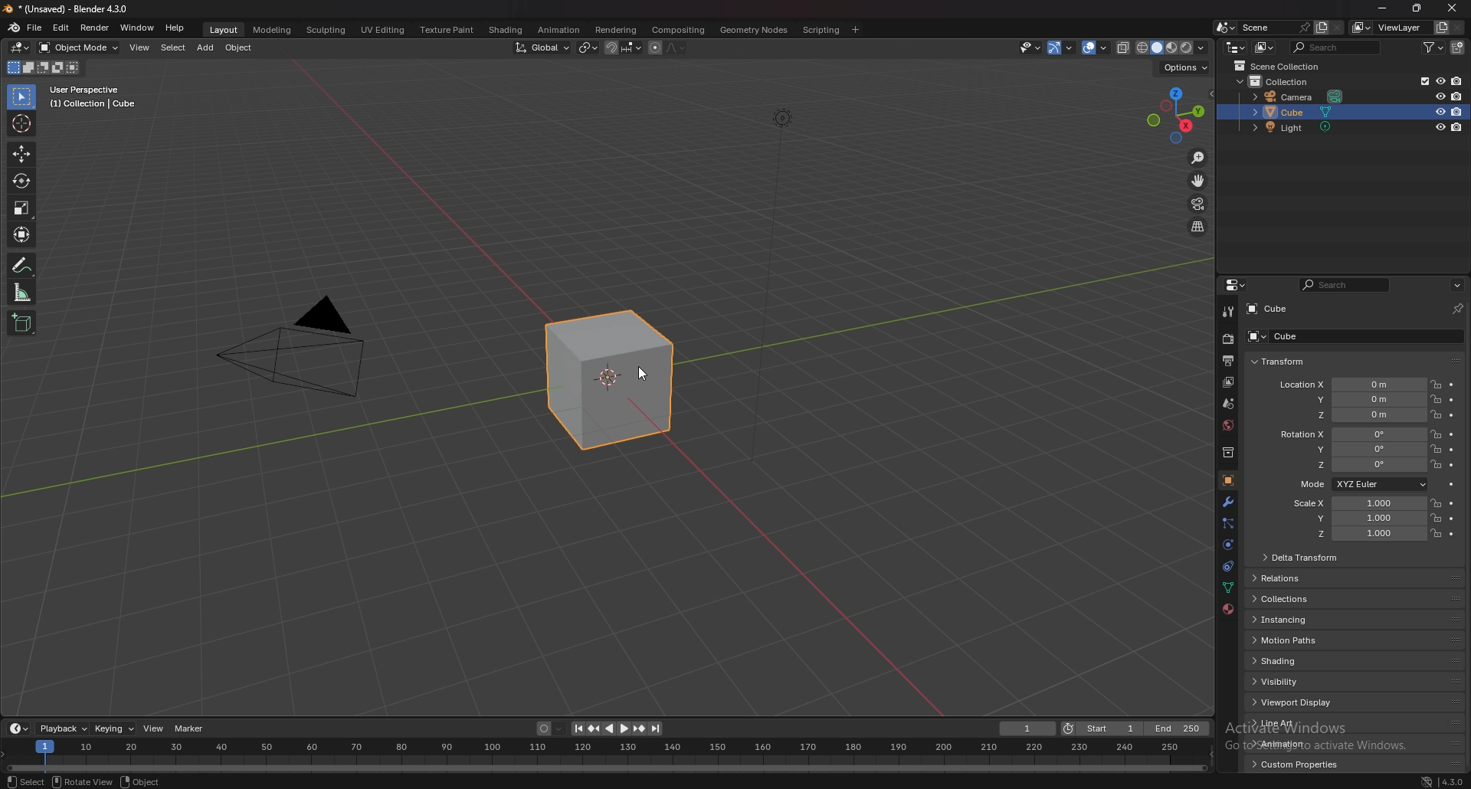  I want to click on texture paint, so click(448, 30).